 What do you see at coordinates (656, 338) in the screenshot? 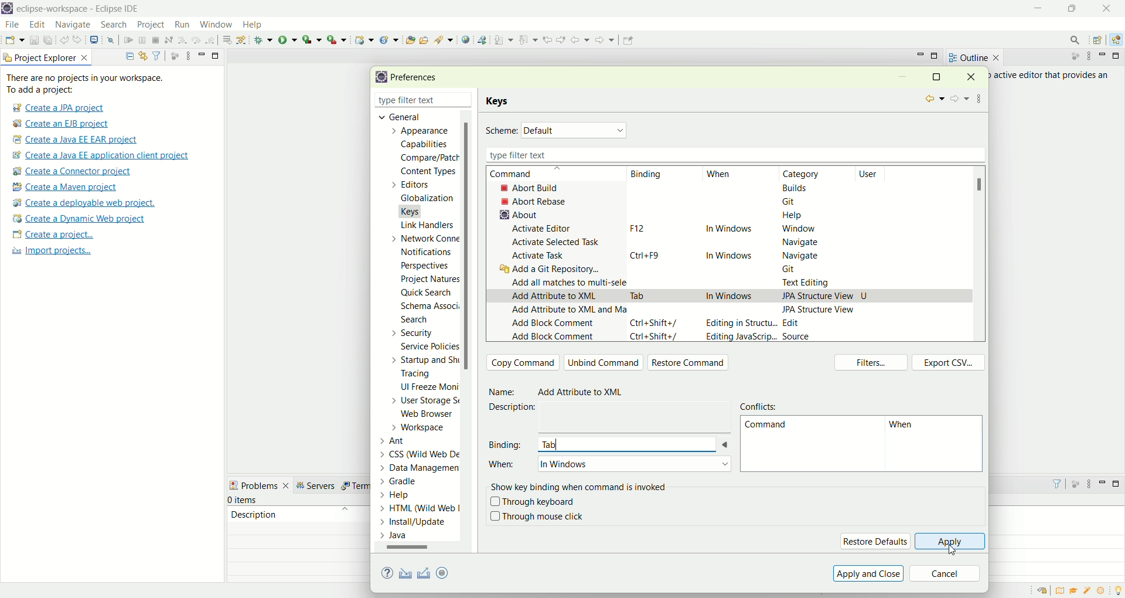
I see `ctrl+shift+/` at bounding box center [656, 338].